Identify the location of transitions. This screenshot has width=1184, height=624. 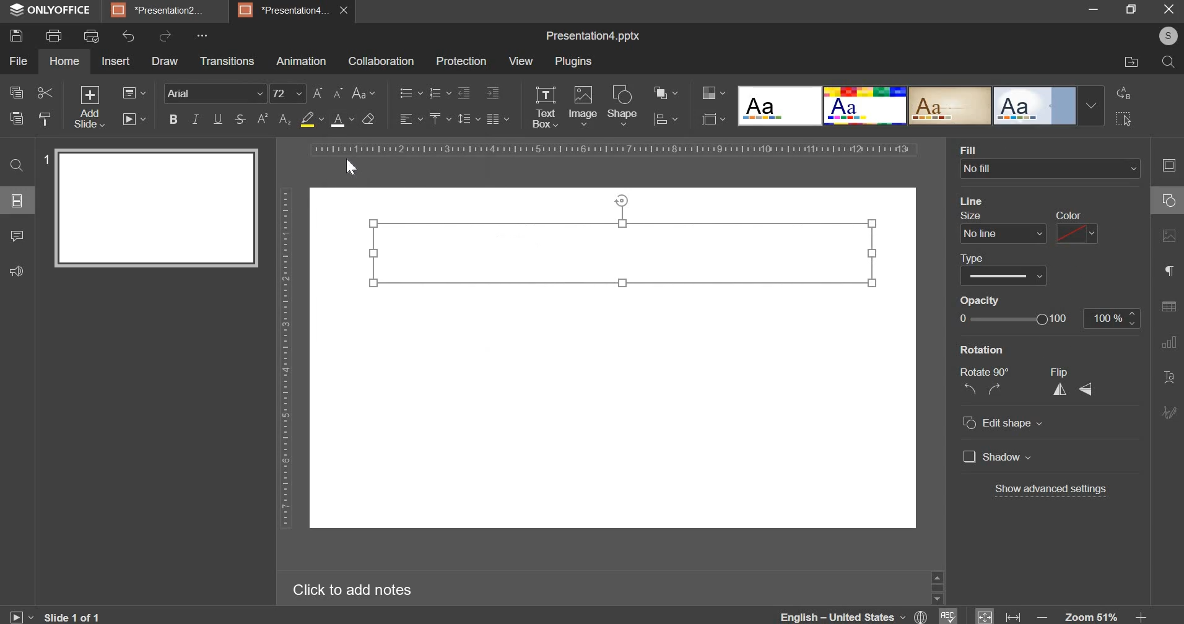
(227, 61).